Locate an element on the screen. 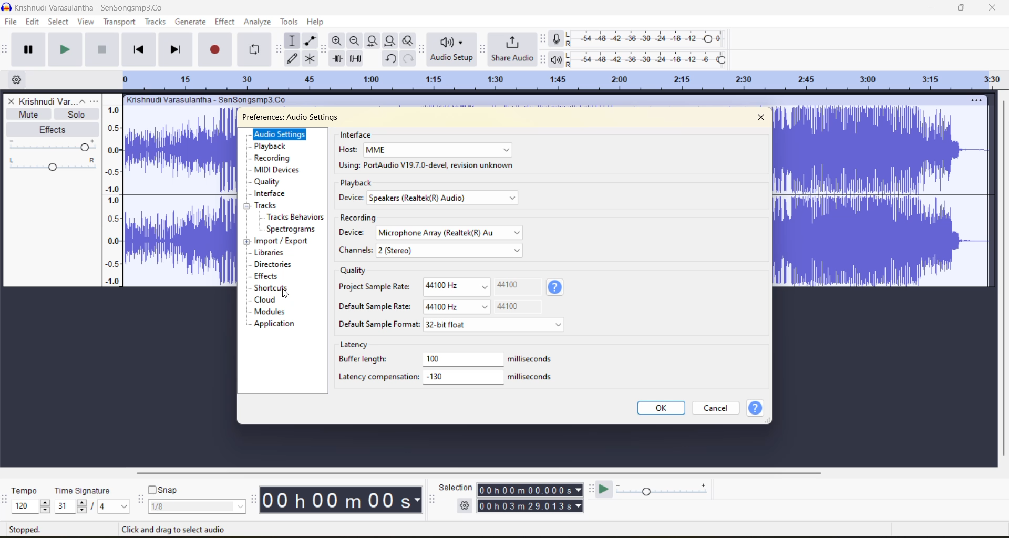 This screenshot has height=538, width=1009. selection tool bar is located at coordinates (433, 499).